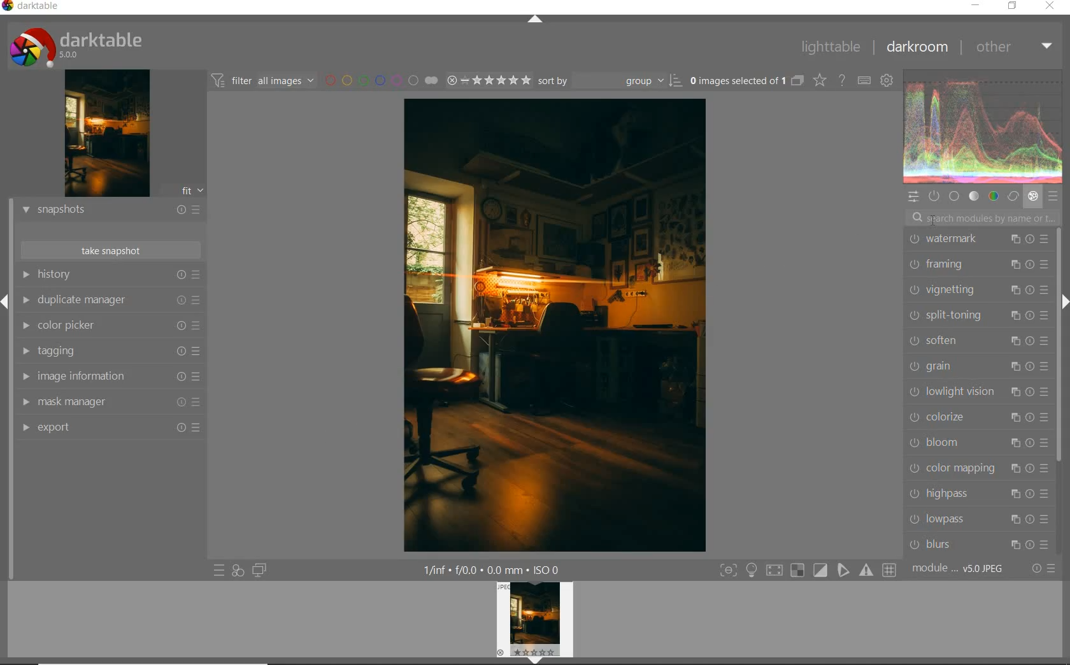 This screenshot has height=665, width=1070. Describe the element at coordinates (1043, 568) in the screenshot. I see `reset or presets & preferences` at that location.